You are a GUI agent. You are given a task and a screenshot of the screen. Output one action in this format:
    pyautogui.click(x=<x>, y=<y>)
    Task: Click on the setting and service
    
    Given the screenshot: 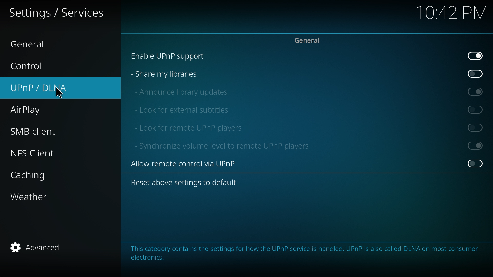 What is the action you would take?
    pyautogui.click(x=57, y=13)
    